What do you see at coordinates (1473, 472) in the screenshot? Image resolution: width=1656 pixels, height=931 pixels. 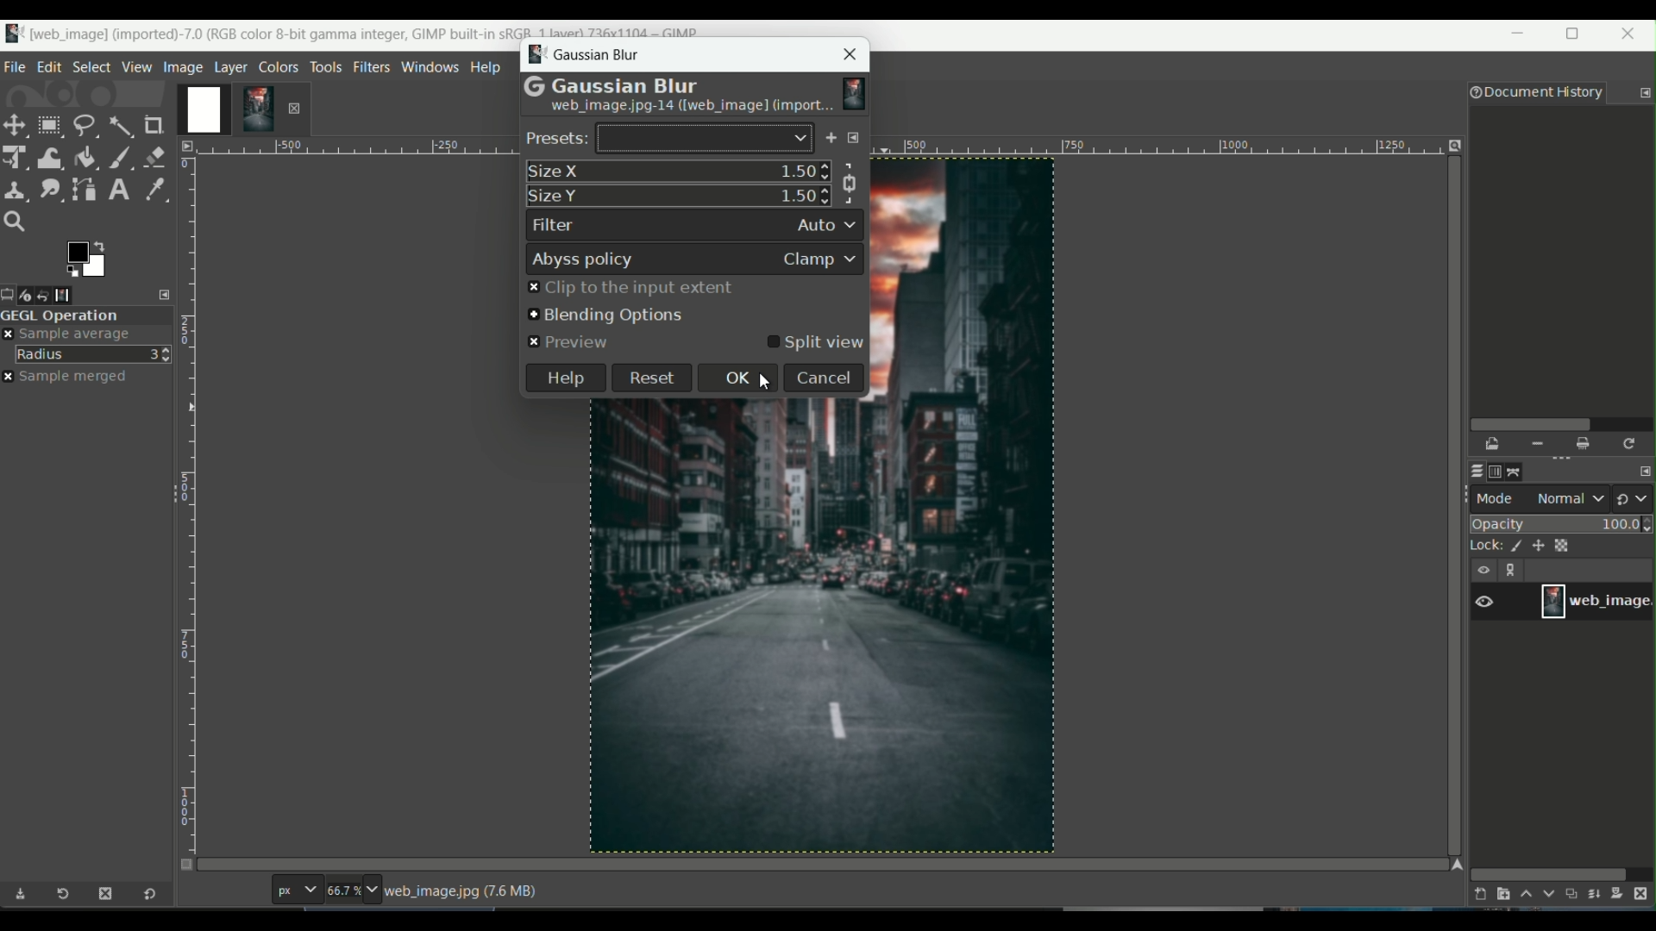 I see `layers` at bounding box center [1473, 472].